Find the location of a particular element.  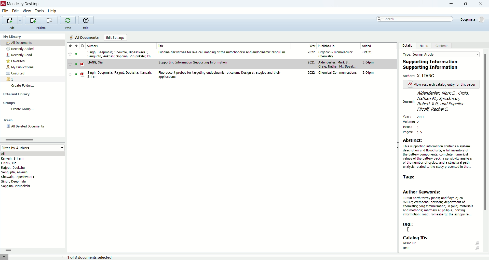

help is located at coordinates (52, 11).